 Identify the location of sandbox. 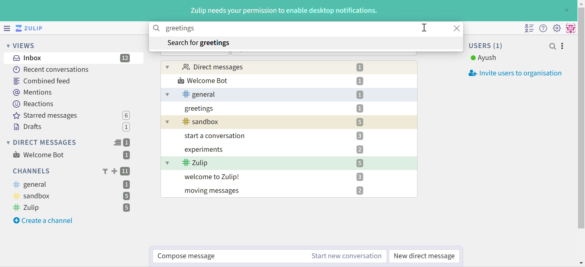
(202, 121).